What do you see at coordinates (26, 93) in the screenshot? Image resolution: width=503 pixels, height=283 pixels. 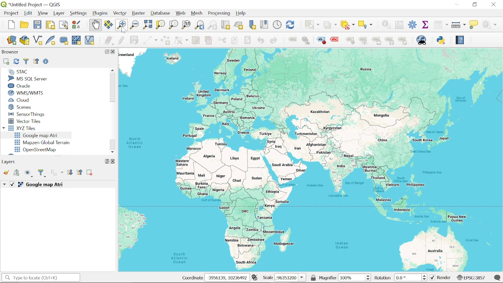 I see `WMS/WMTS` at bounding box center [26, 93].